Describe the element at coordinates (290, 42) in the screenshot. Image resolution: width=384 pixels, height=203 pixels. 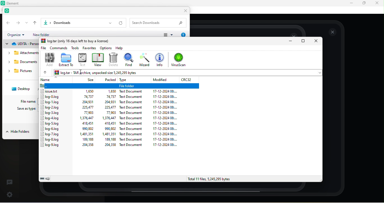
I see `minimize` at that location.